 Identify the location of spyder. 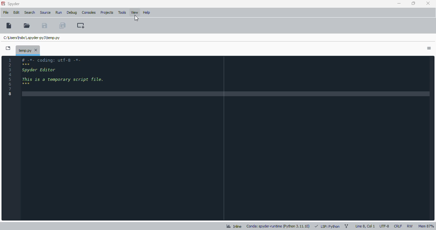
(14, 4).